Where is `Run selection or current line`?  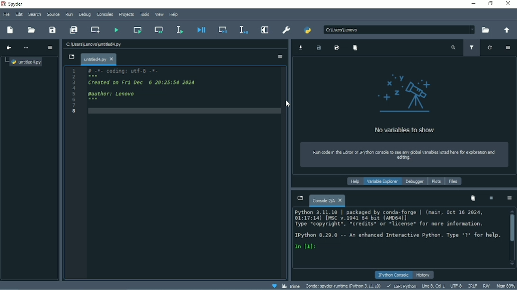 Run selection or current line is located at coordinates (180, 30).